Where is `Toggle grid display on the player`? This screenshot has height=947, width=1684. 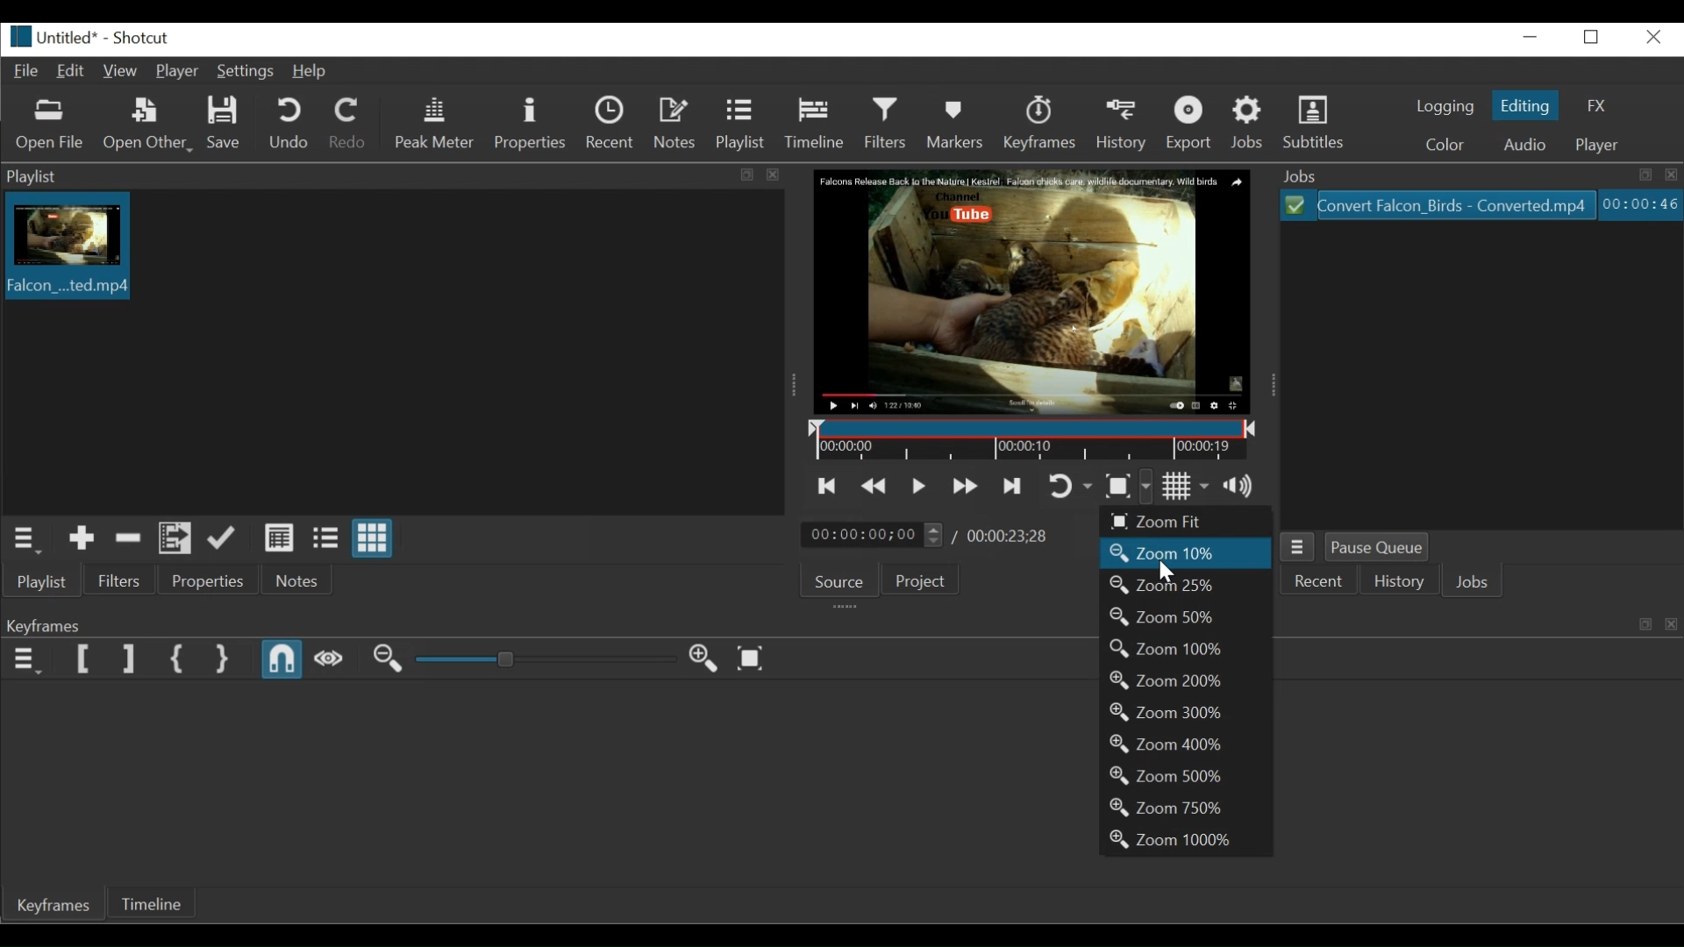 Toggle grid display on the player is located at coordinates (1188, 484).